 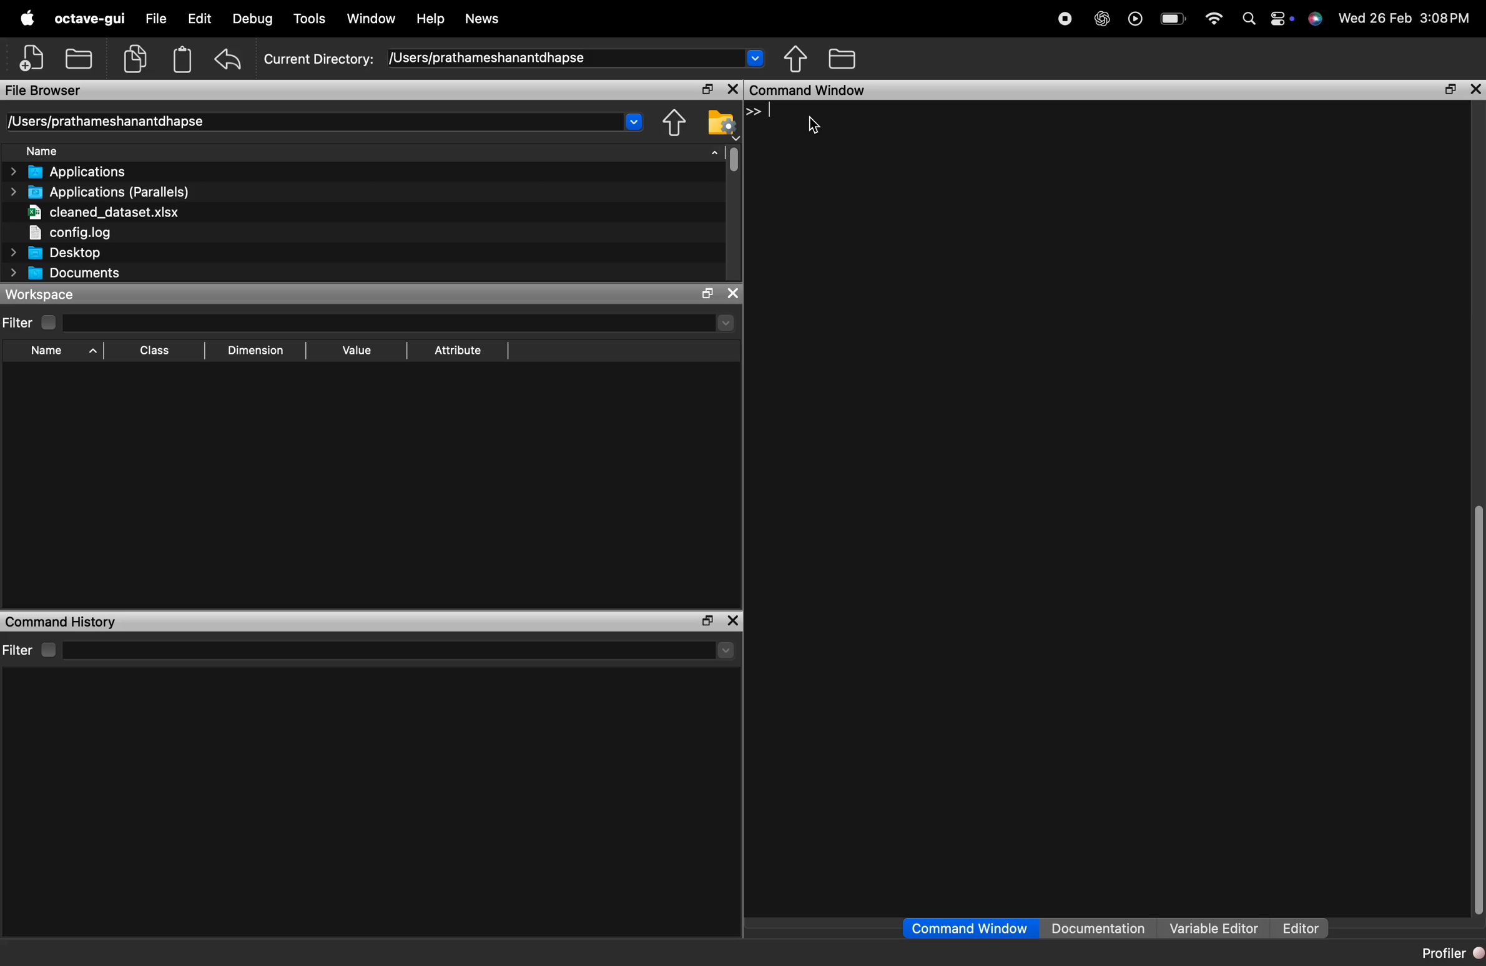 I want to click on Desktop, so click(x=83, y=253).